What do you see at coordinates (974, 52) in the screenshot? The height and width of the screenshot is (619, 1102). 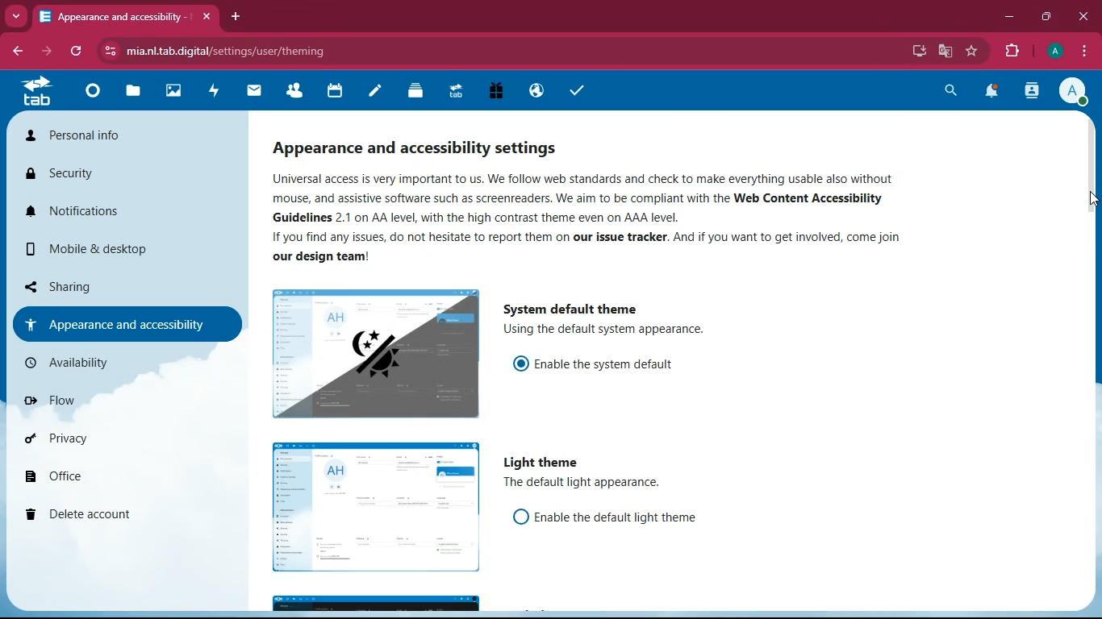 I see `favourite` at bounding box center [974, 52].